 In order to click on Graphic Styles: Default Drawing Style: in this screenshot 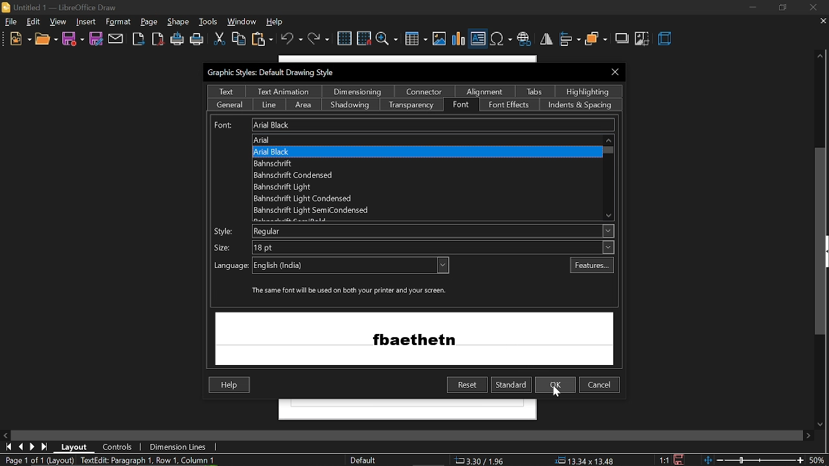, I will do `click(275, 73)`.